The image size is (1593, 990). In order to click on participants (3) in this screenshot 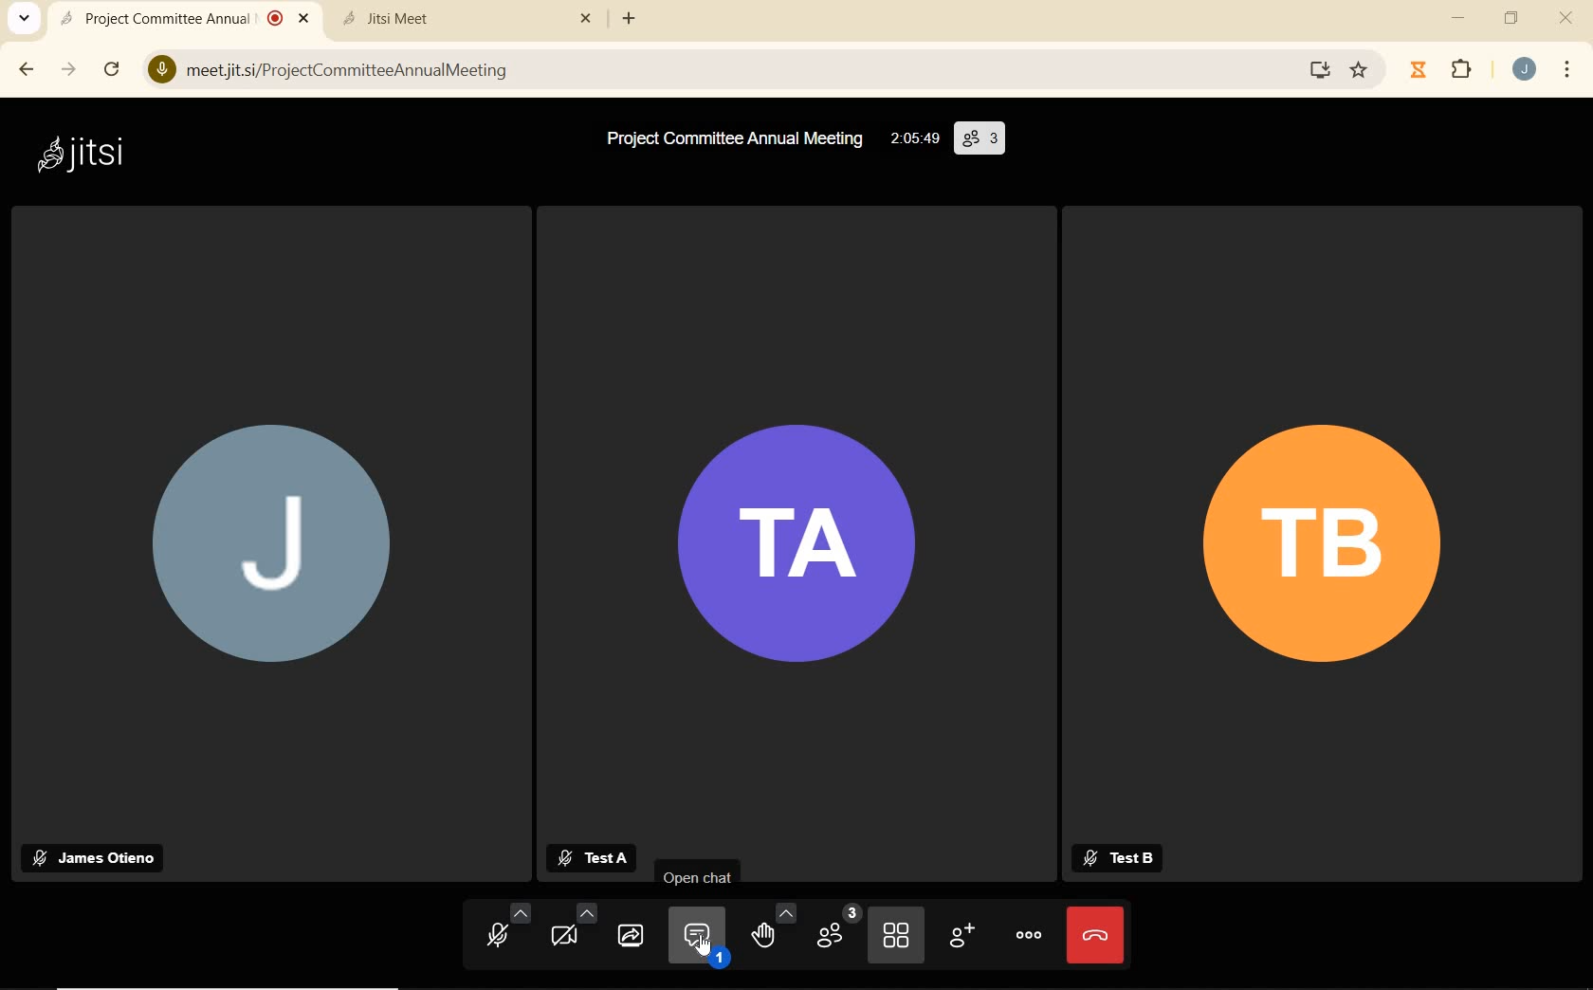, I will do `click(980, 141)`.